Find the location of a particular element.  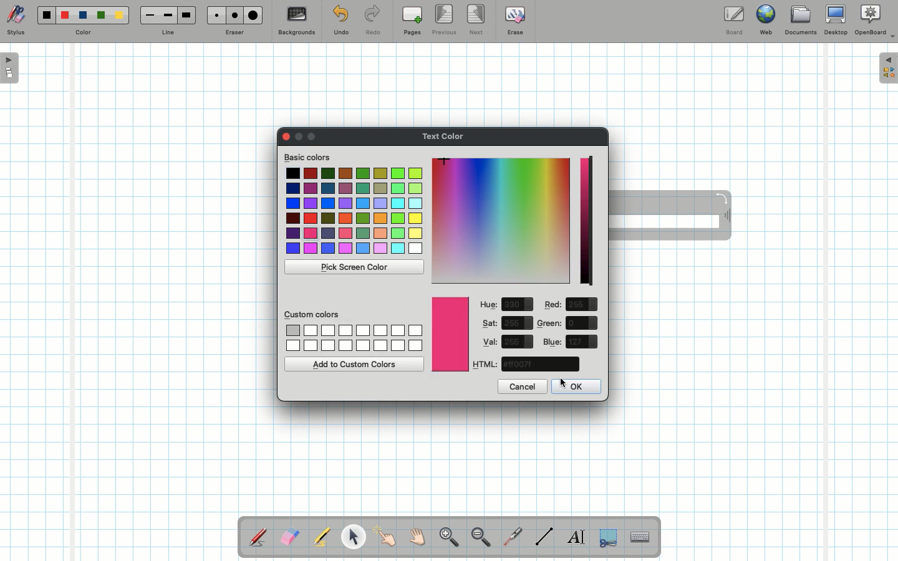

Line is located at coordinates (544, 536).